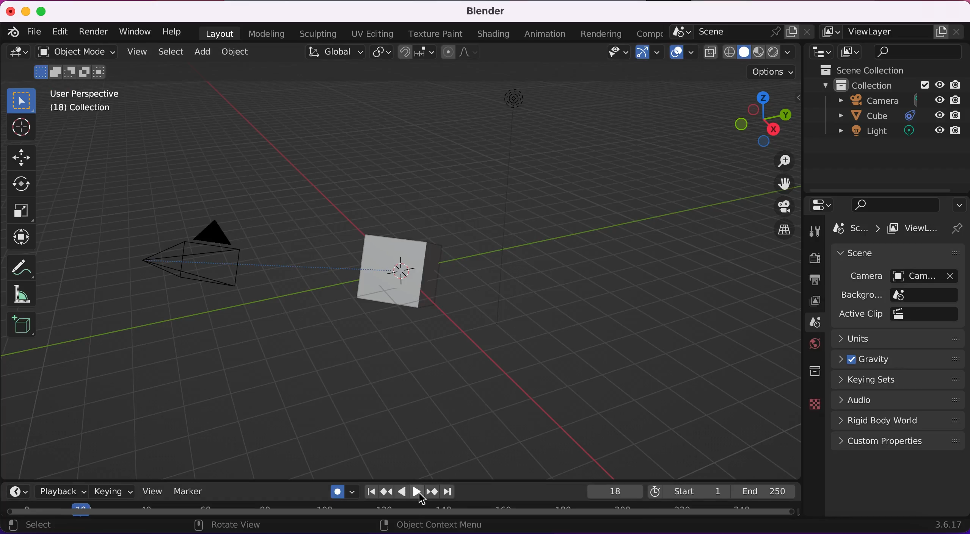  Describe the element at coordinates (815, 257) in the screenshot. I see `render` at that location.